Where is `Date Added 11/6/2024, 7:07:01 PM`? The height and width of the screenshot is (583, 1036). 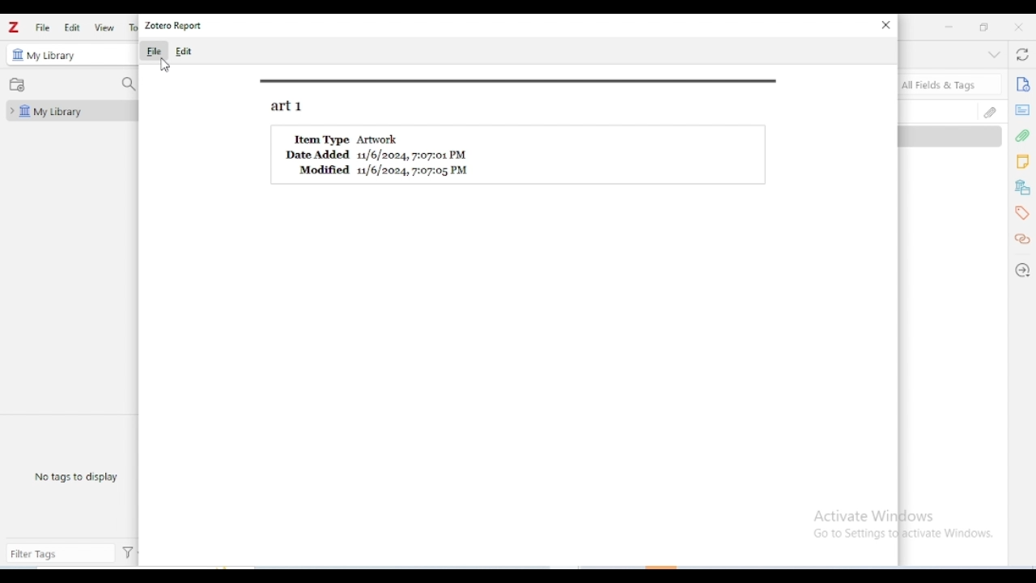 Date Added 11/6/2024, 7:07:01 PM is located at coordinates (378, 155).